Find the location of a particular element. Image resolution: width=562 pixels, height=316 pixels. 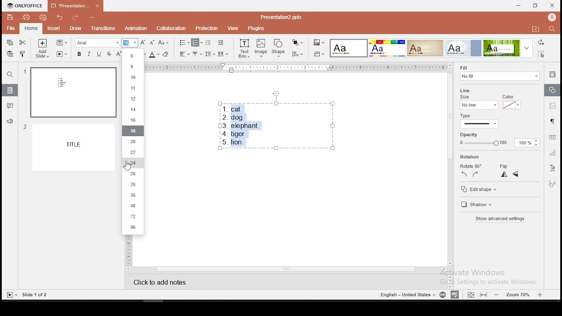

change case is located at coordinates (164, 43).